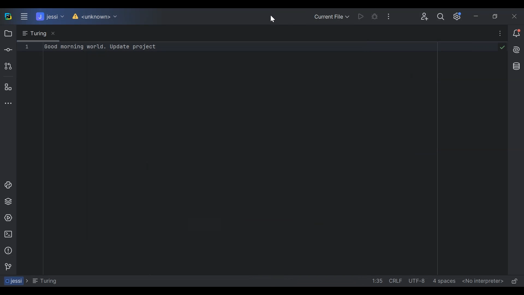 The height and width of the screenshot is (295, 524). What do you see at coordinates (14, 281) in the screenshot?
I see `jessi` at bounding box center [14, 281].